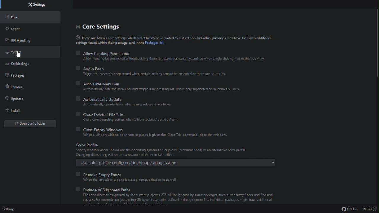 Image resolution: width=379 pixels, height=213 pixels. What do you see at coordinates (370, 209) in the screenshot?
I see `Git` at bounding box center [370, 209].